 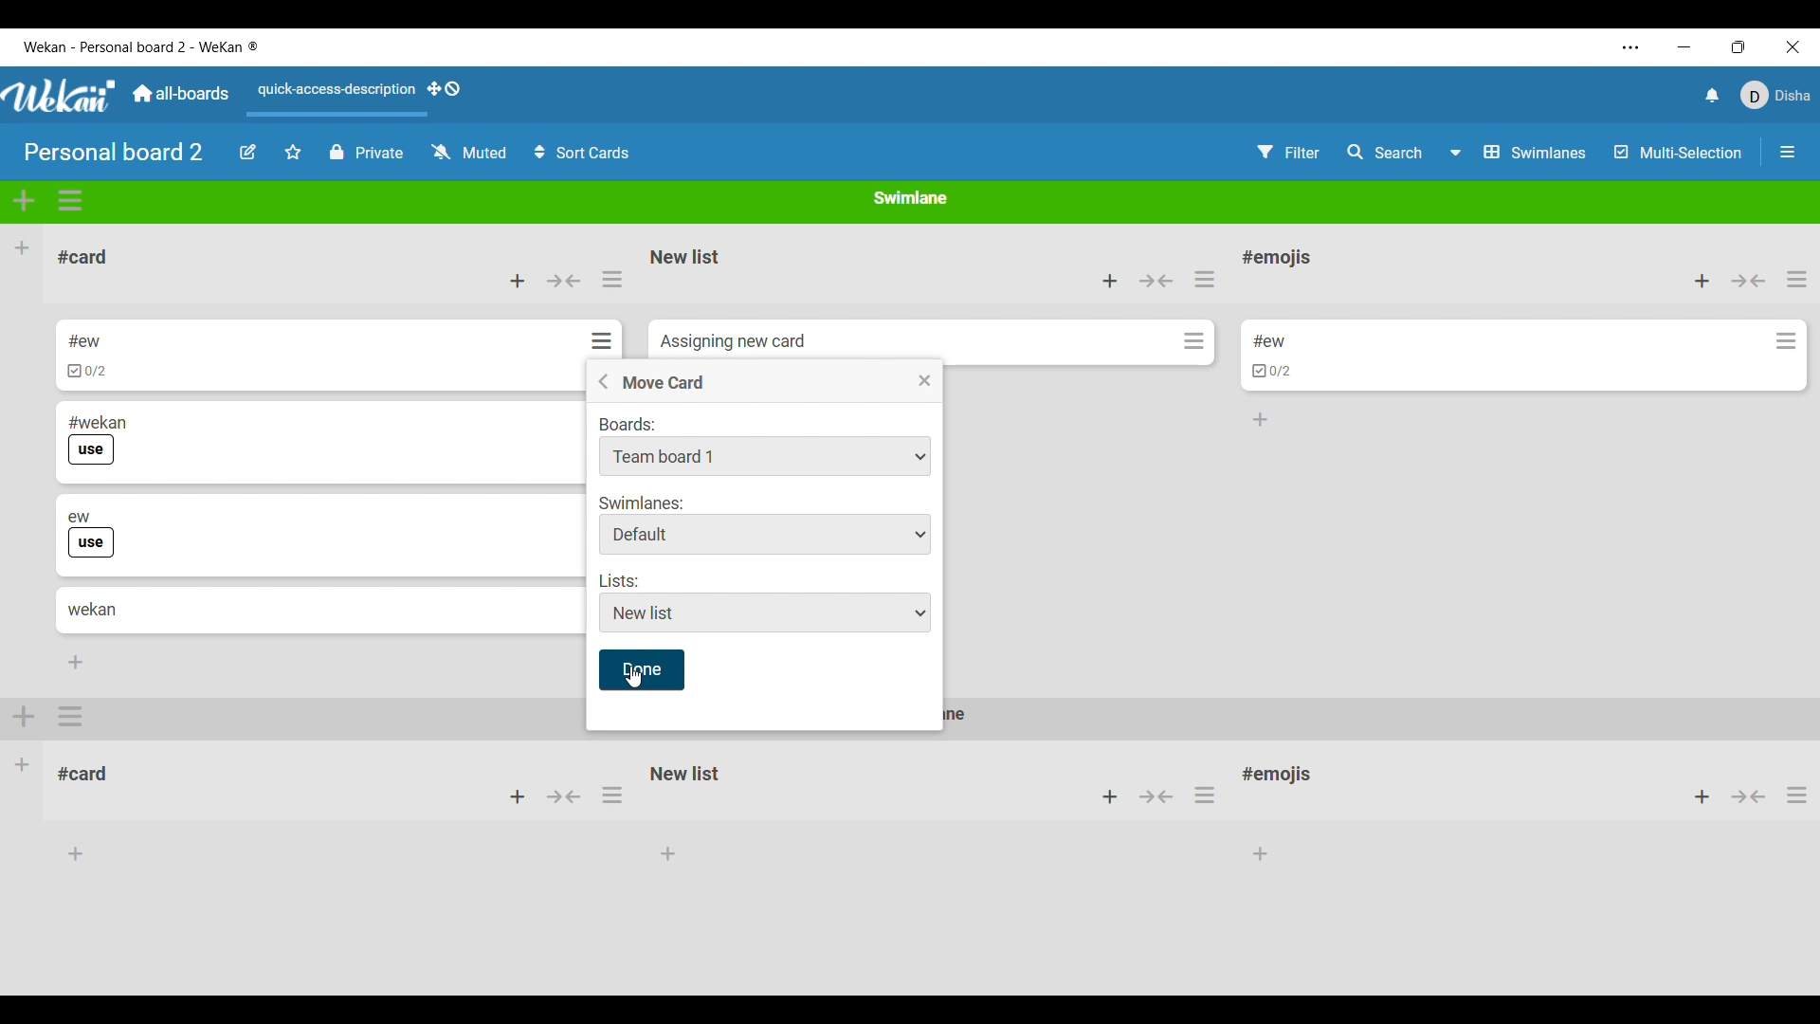 What do you see at coordinates (685, 773) in the screenshot?
I see `New list` at bounding box center [685, 773].